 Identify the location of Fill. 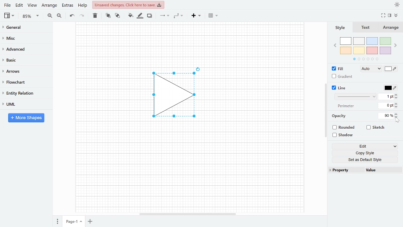
(339, 69).